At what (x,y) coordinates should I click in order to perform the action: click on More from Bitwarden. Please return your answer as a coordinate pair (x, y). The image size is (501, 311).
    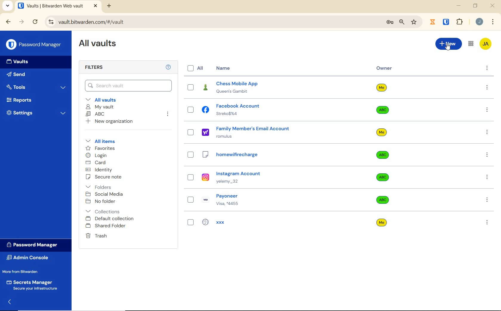
    Looking at the image, I should click on (26, 272).